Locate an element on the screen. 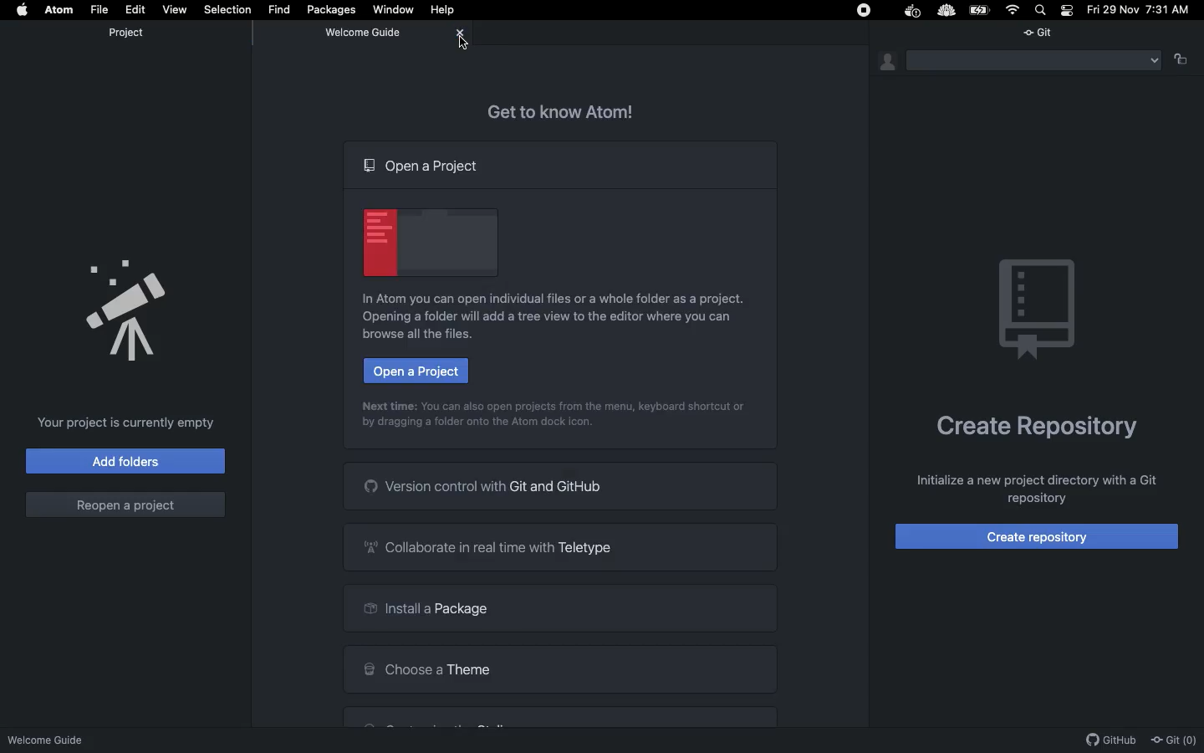 The height and width of the screenshot is (753, 1204). In Atom you can open individual files or a whole folder as a project.
Opening a folder will add a tree view to the editor where you can
browse all the files. is located at coordinates (554, 317).